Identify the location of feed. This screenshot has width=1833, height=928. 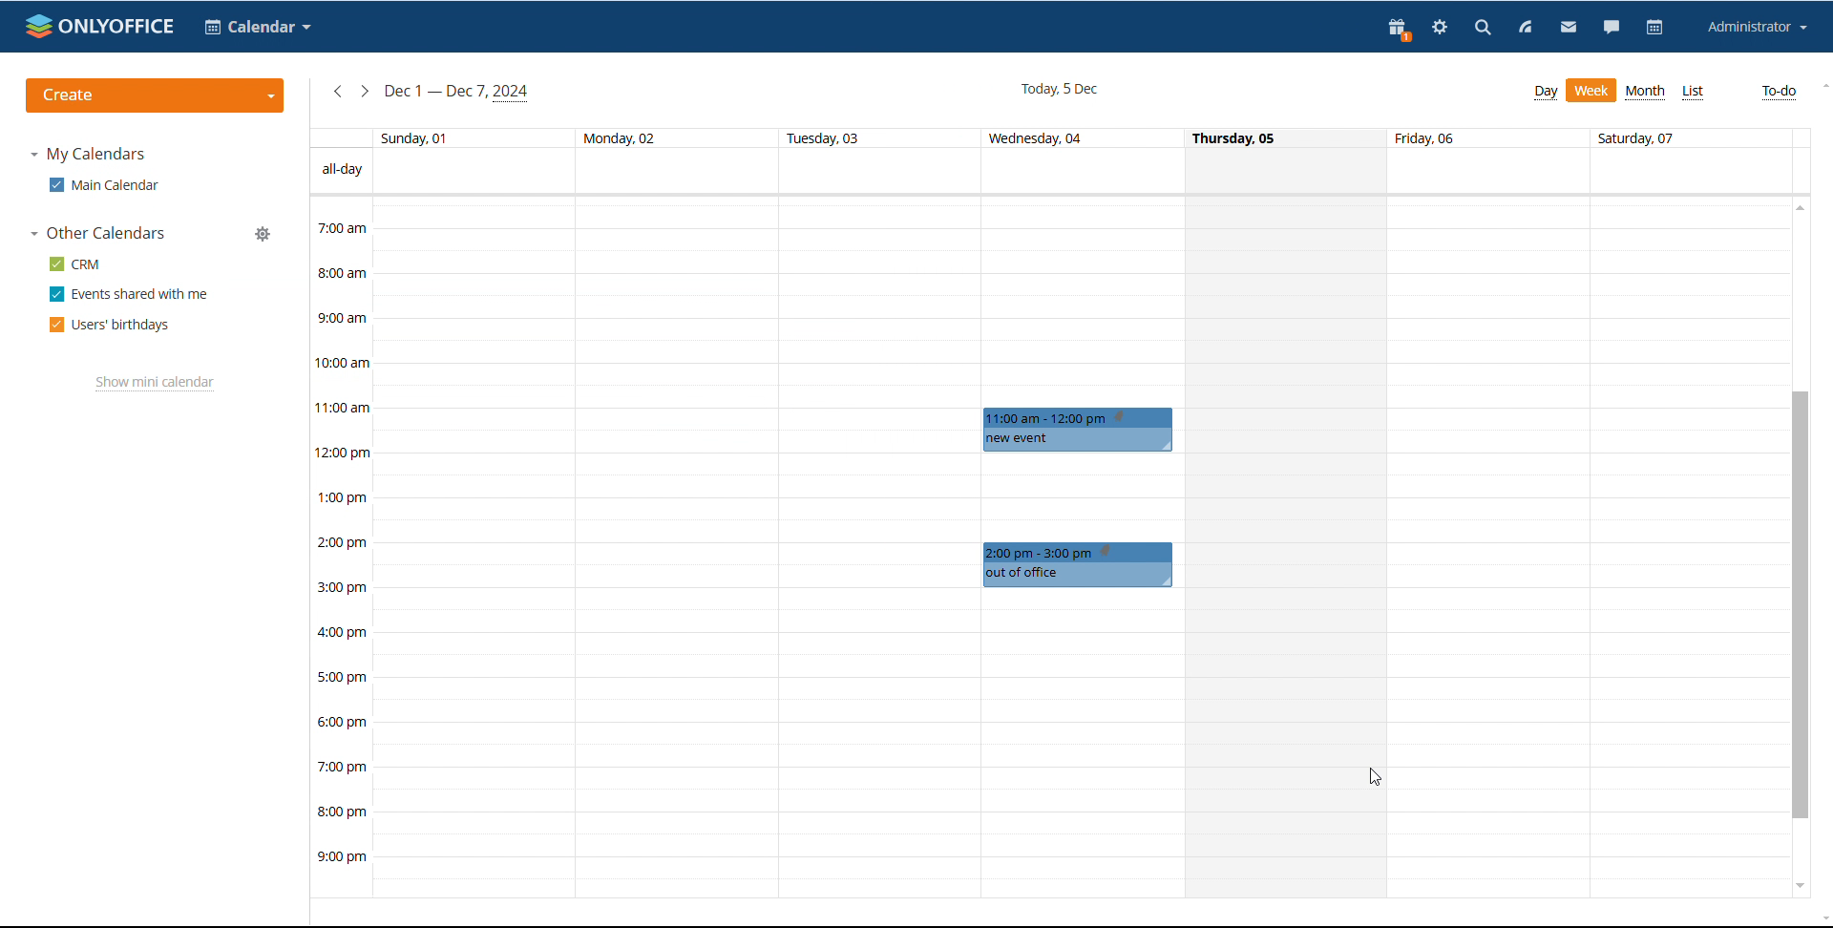
(1526, 28).